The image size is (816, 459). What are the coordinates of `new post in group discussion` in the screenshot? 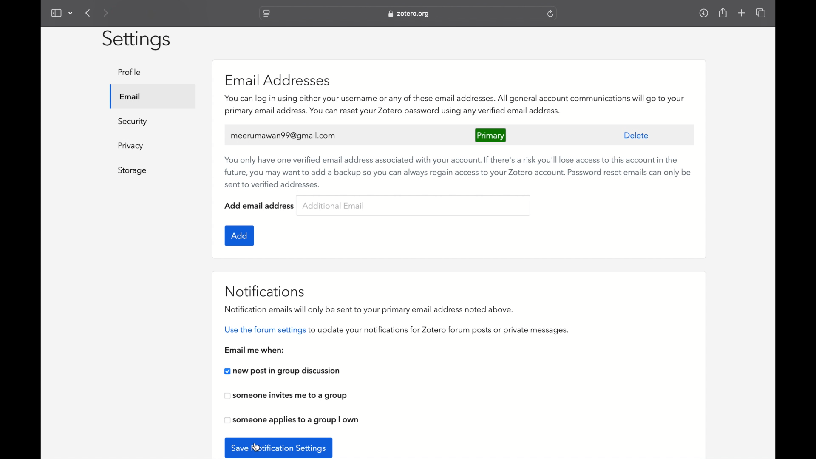 It's located at (283, 371).